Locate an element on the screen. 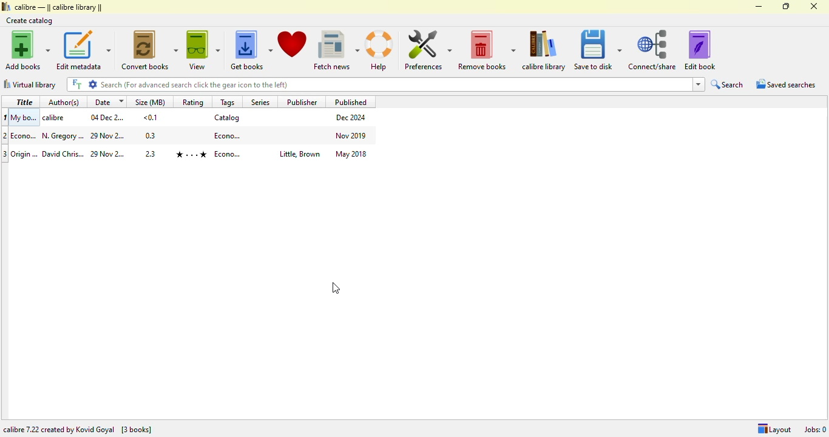  title is located at coordinates (24, 102).